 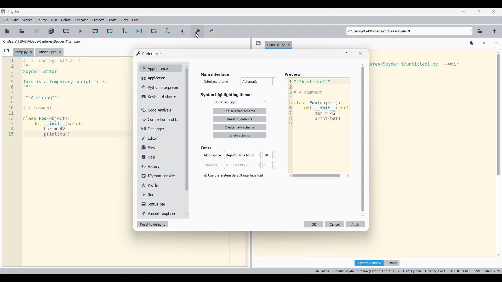 I want to click on Tools menu, so click(x=112, y=20).